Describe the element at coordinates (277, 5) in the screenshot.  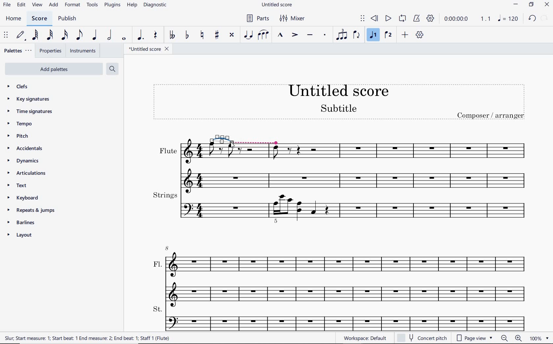
I see `file name` at that location.